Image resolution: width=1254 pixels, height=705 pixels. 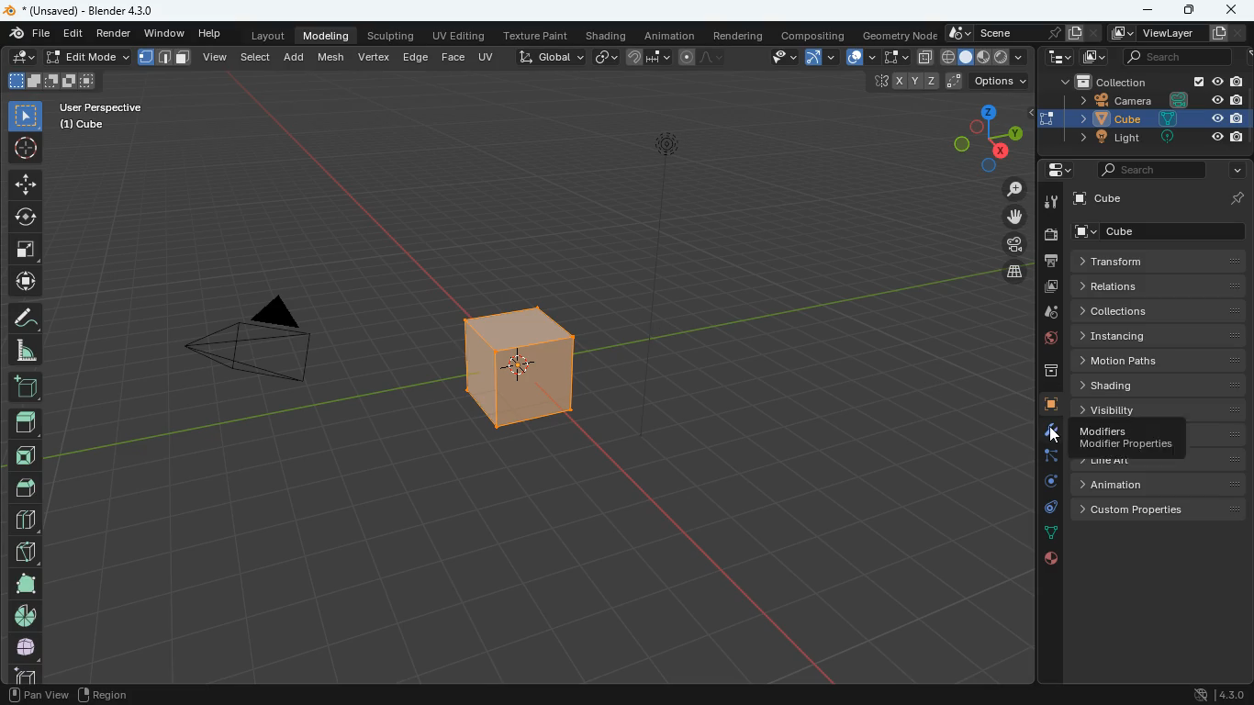 What do you see at coordinates (25, 489) in the screenshot?
I see `roof` at bounding box center [25, 489].